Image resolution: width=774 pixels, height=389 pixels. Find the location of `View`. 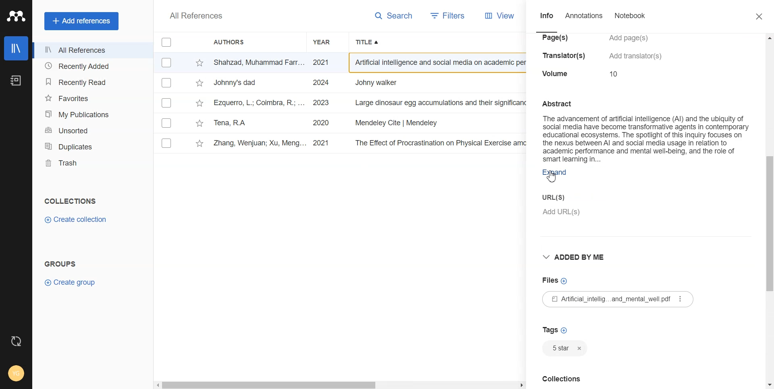

View is located at coordinates (497, 17).